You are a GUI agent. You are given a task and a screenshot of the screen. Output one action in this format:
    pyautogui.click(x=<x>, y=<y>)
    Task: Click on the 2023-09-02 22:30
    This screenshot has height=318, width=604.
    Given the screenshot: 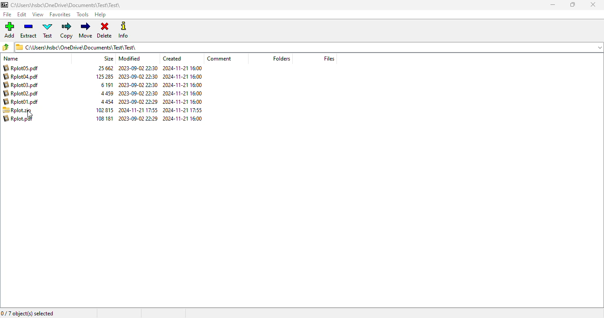 What is the action you would take?
    pyautogui.click(x=138, y=76)
    